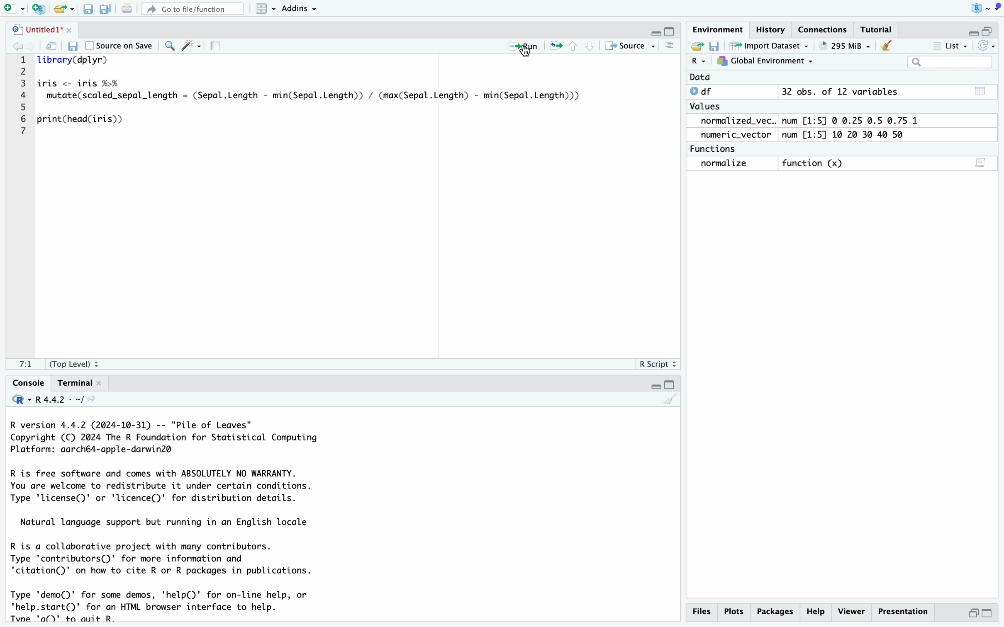 The width and height of the screenshot is (1004, 627). What do you see at coordinates (34, 46) in the screenshot?
I see `Front` at bounding box center [34, 46].